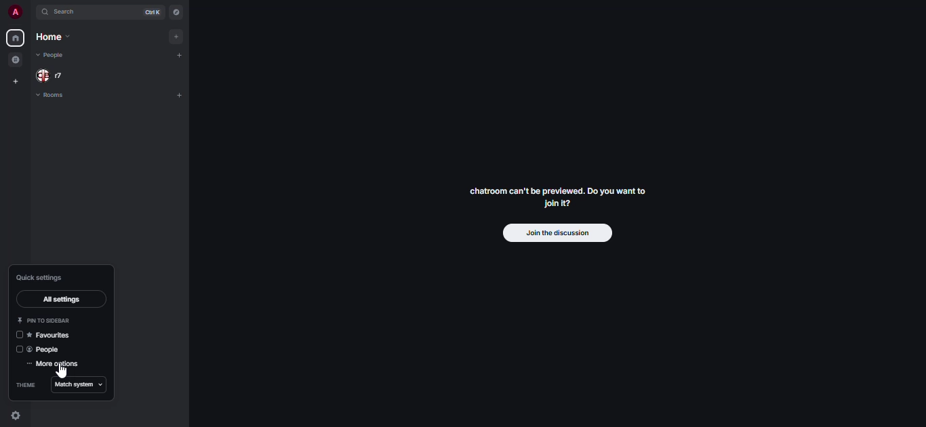 This screenshot has height=427, width=926. I want to click on cursor, so click(62, 373).